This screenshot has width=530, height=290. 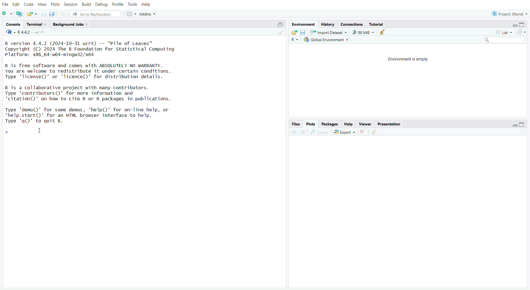 I want to click on viewer, so click(x=366, y=124).